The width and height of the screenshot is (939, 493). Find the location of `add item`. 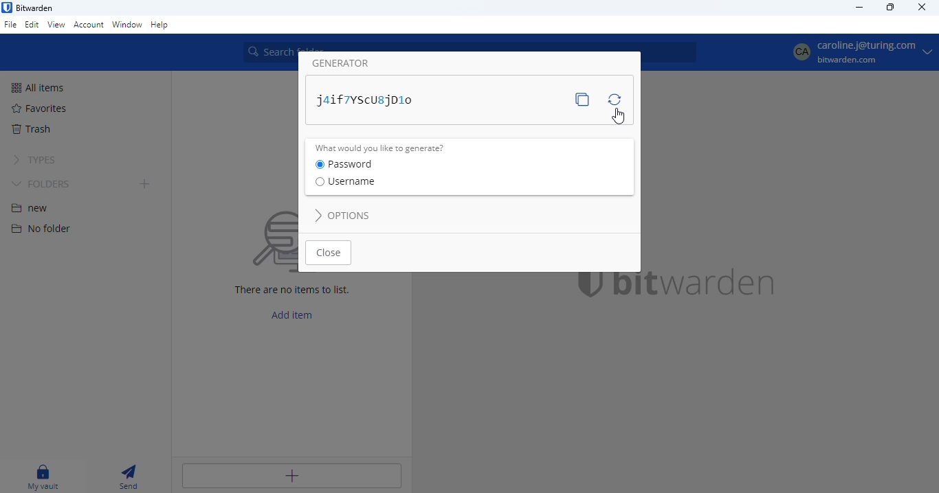

add item is located at coordinates (293, 314).